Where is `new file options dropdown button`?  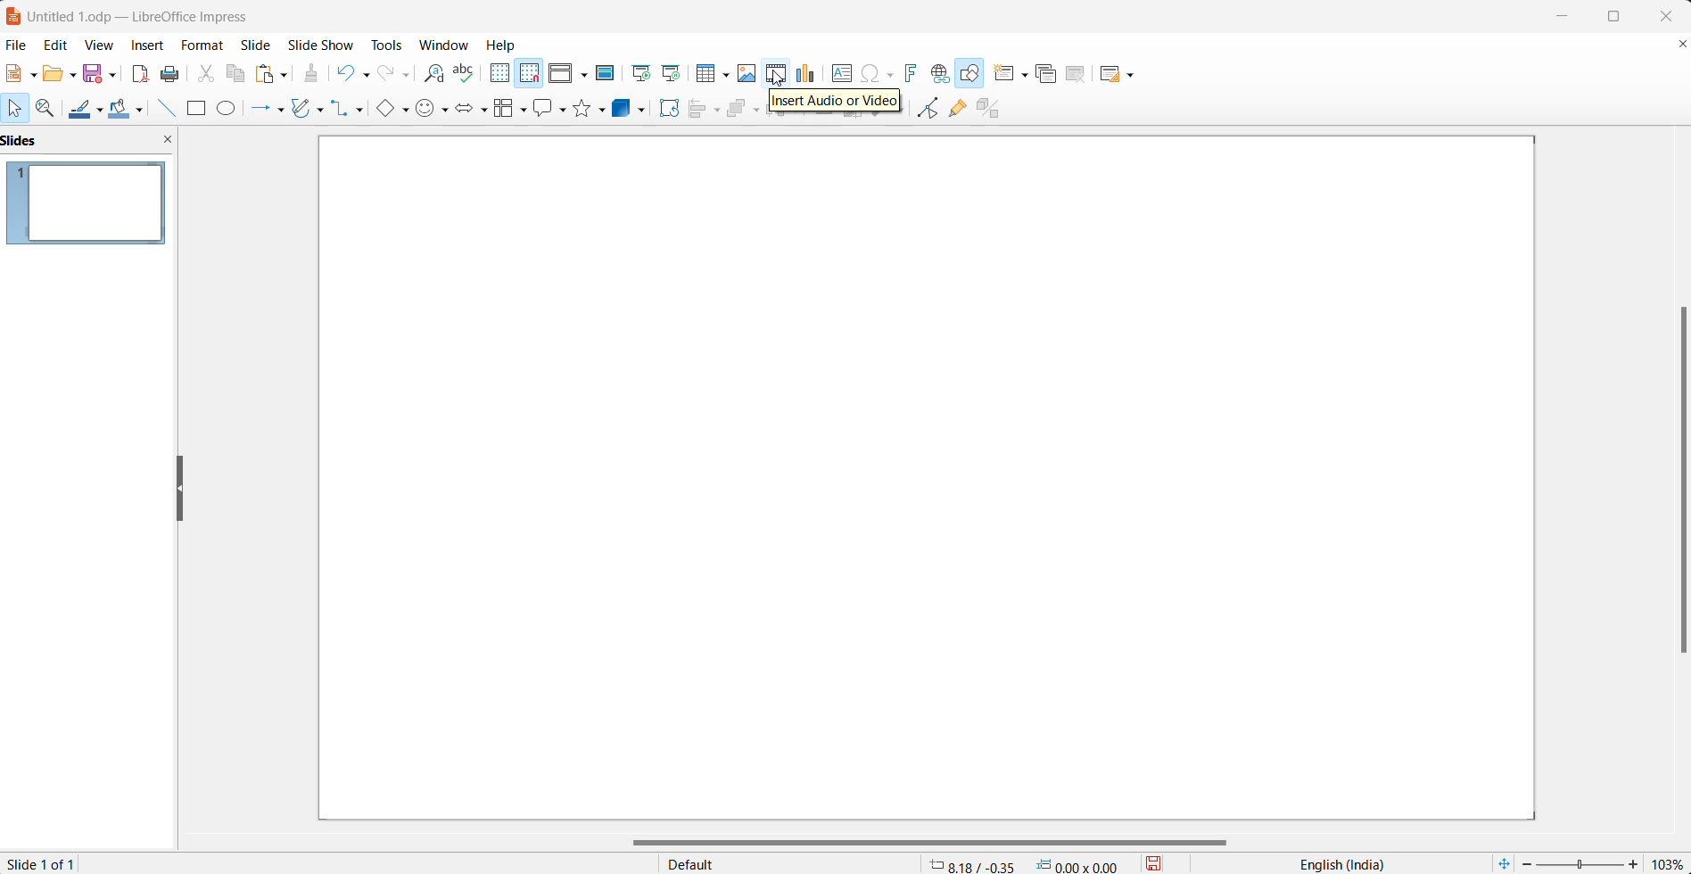 new file options dropdown button is located at coordinates (32, 75).